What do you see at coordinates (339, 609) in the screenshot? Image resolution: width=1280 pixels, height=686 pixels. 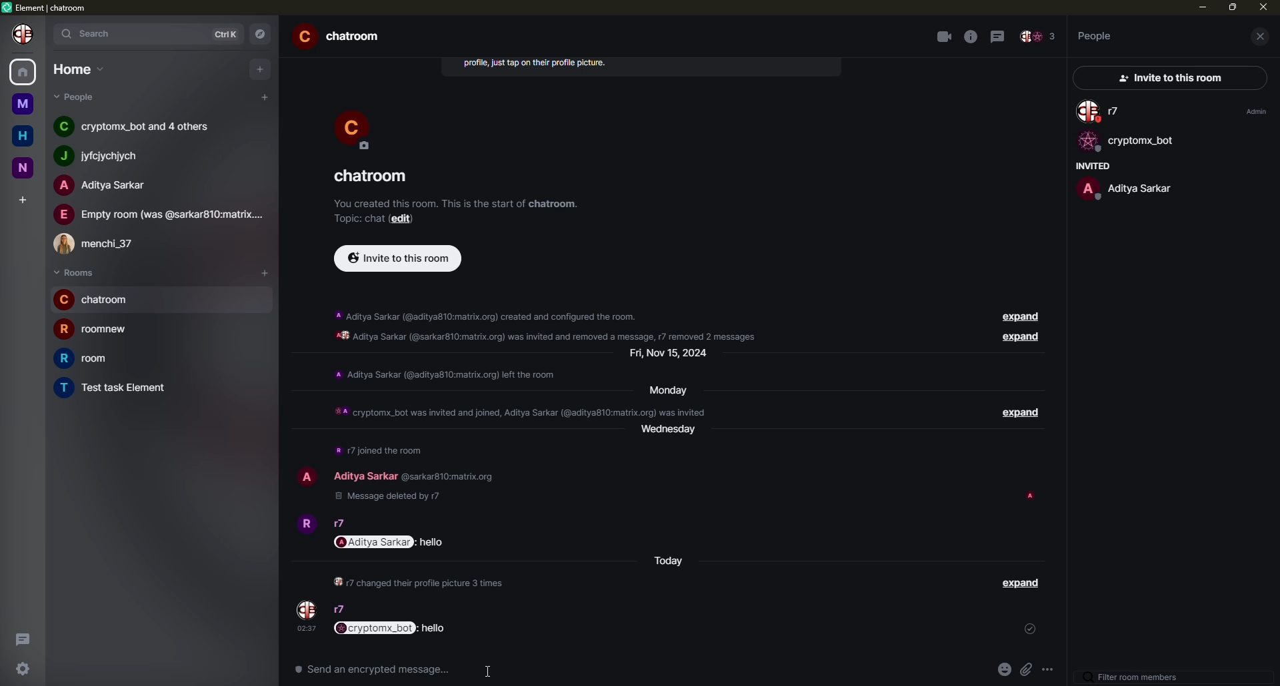 I see `people` at bounding box center [339, 609].